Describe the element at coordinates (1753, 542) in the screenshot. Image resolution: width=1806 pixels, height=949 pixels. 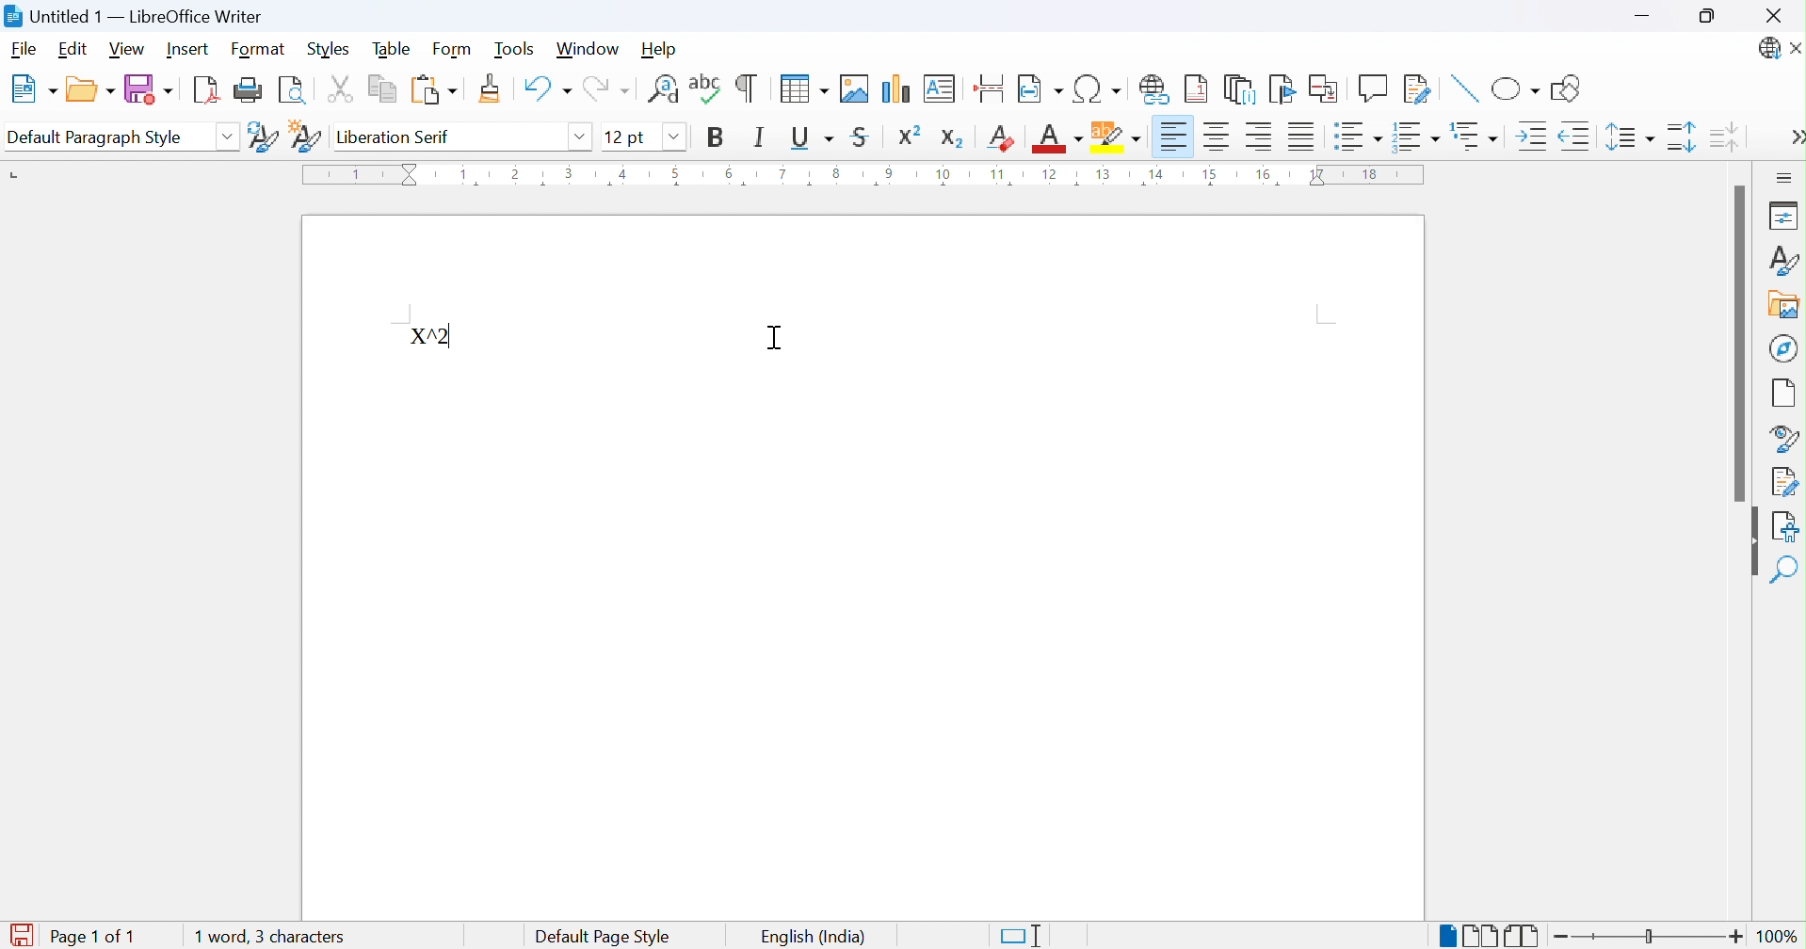
I see `Hide` at that location.